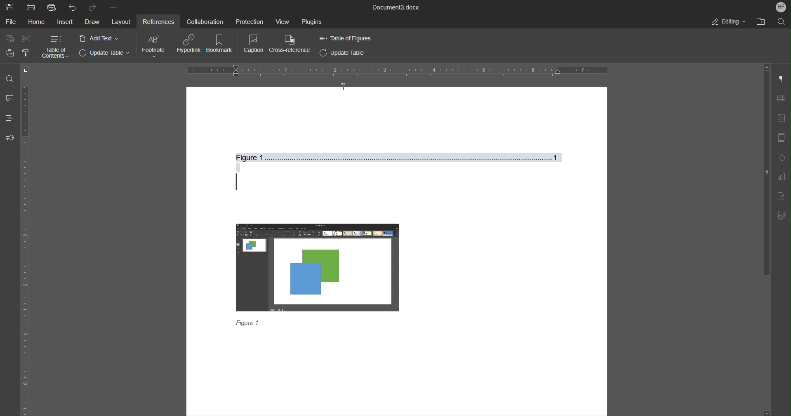 Image resolution: width=791 pixels, height=416 pixels. Describe the element at coordinates (8, 53) in the screenshot. I see `Paste` at that location.